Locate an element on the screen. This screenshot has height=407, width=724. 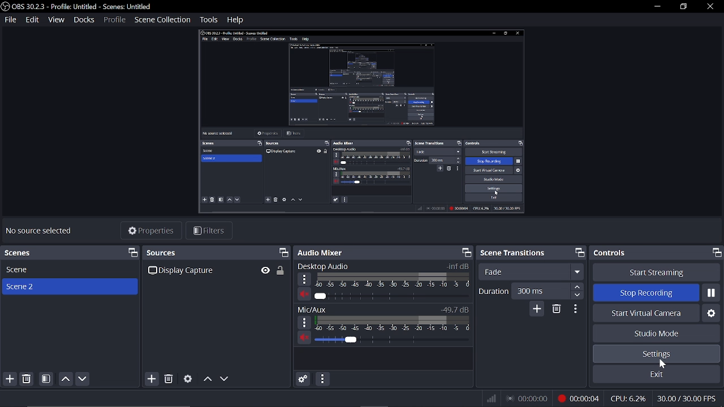
mute MIc/Aux is located at coordinates (305, 338).